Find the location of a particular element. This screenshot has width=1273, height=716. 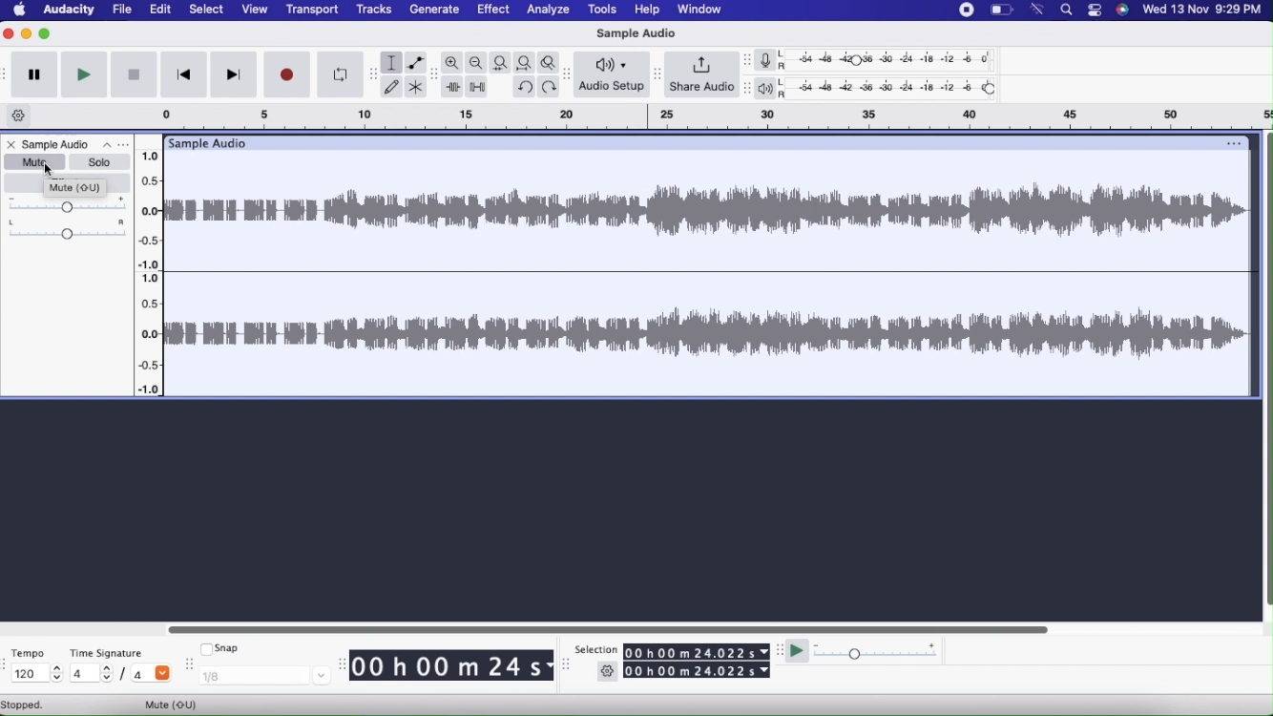

Adjust is located at coordinates (747, 60).